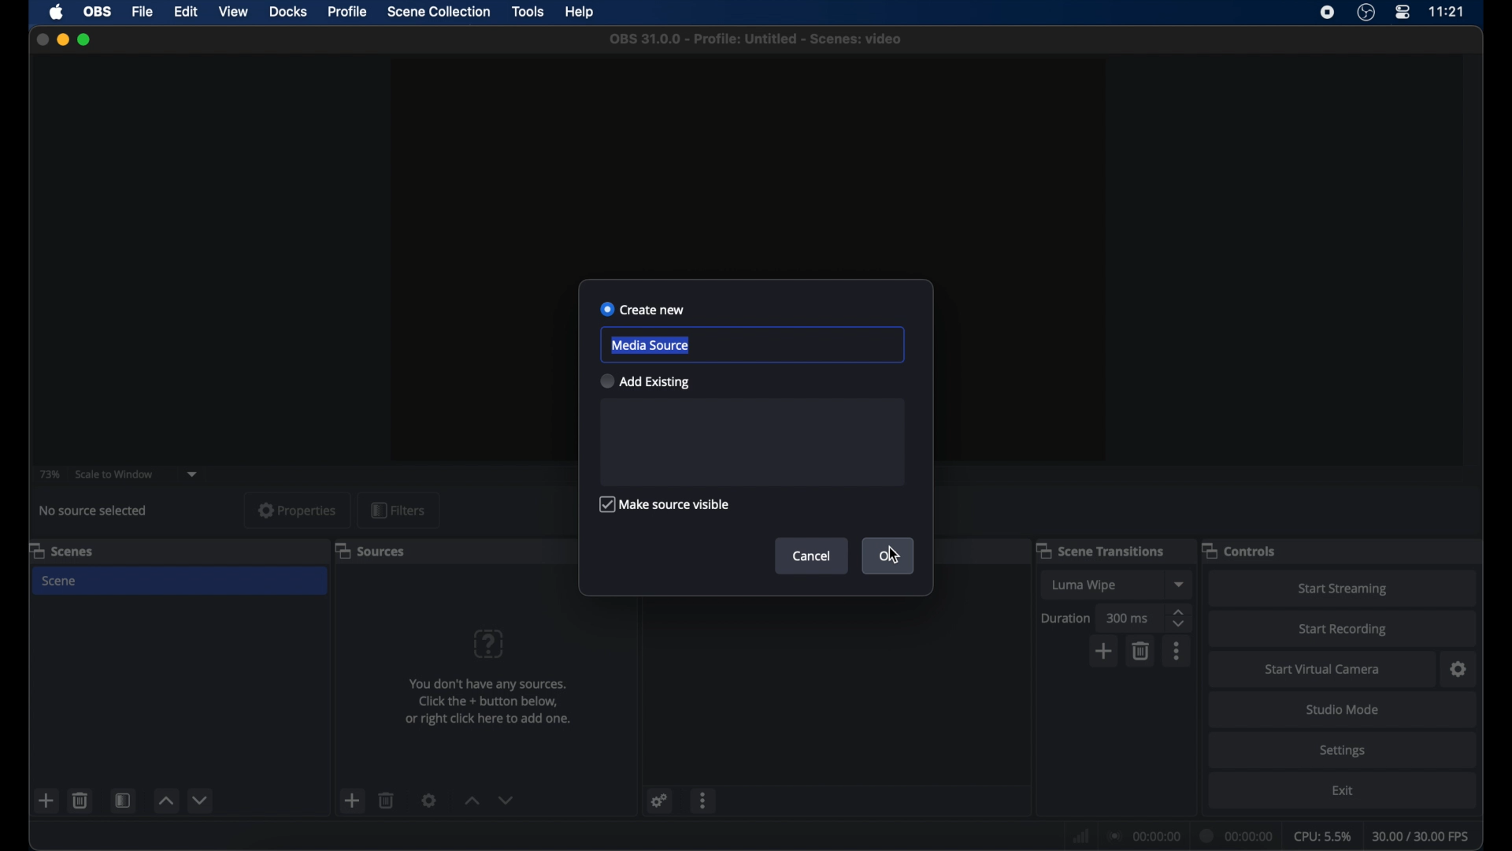 The image size is (1512, 851). What do you see at coordinates (1105, 651) in the screenshot?
I see `add` at bounding box center [1105, 651].